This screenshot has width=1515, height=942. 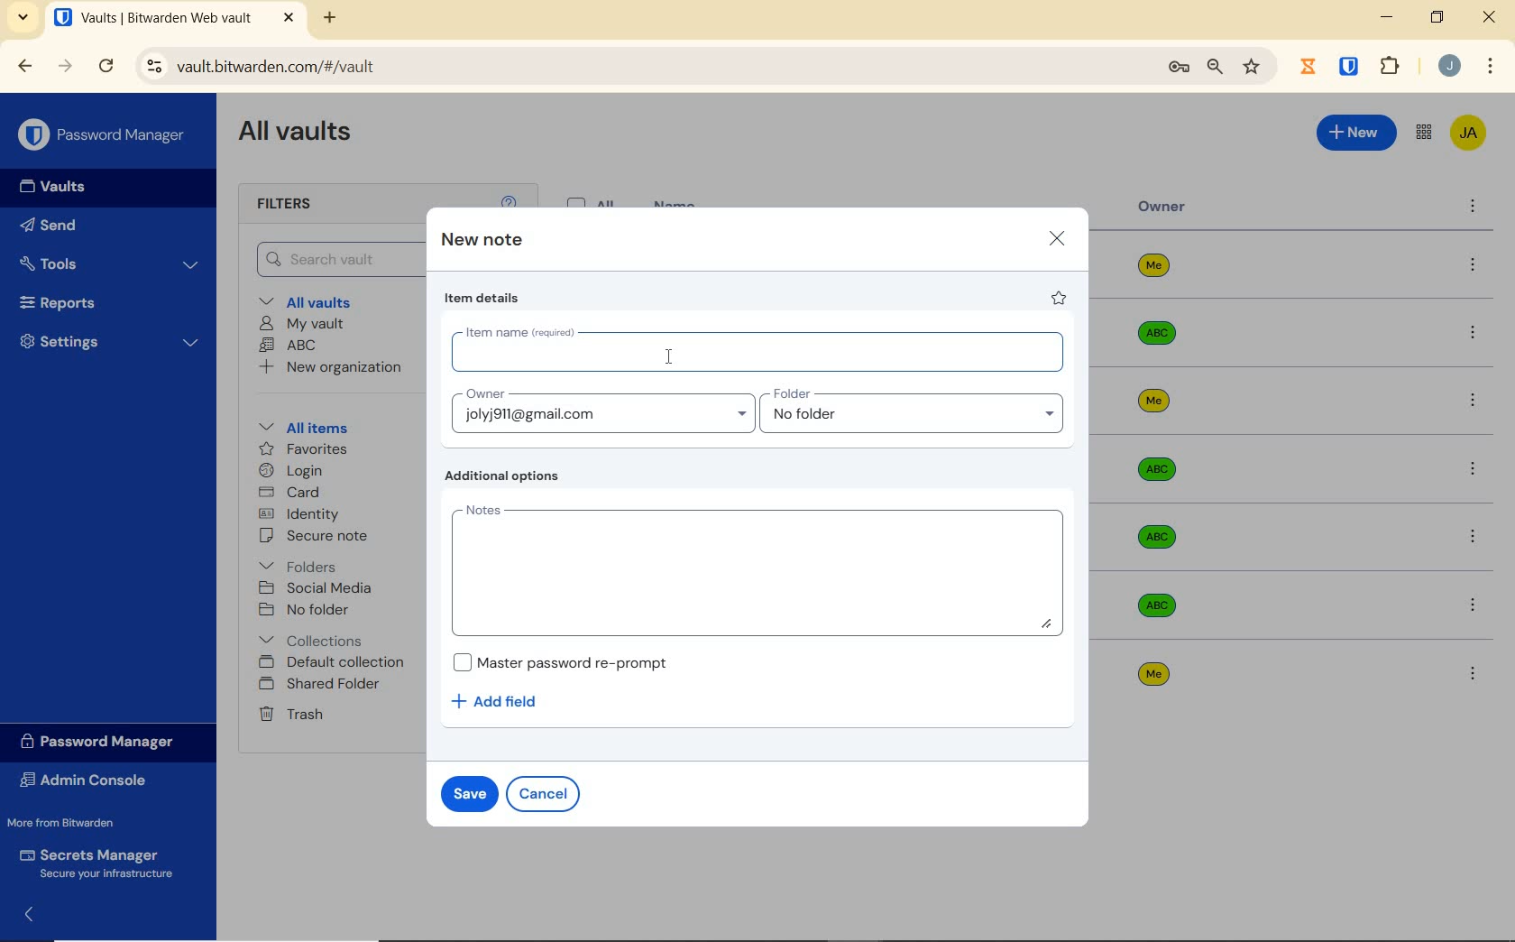 I want to click on RELOAD, so click(x=107, y=67).